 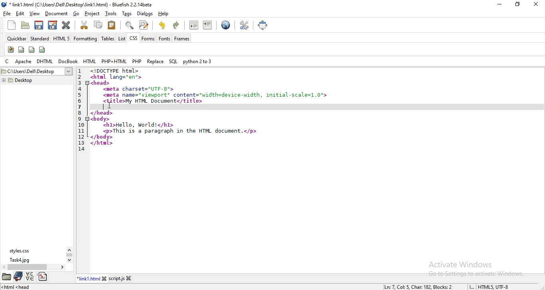 What do you see at coordinates (24, 26) in the screenshot?
I see `open file` at bounding box center [24, 26].